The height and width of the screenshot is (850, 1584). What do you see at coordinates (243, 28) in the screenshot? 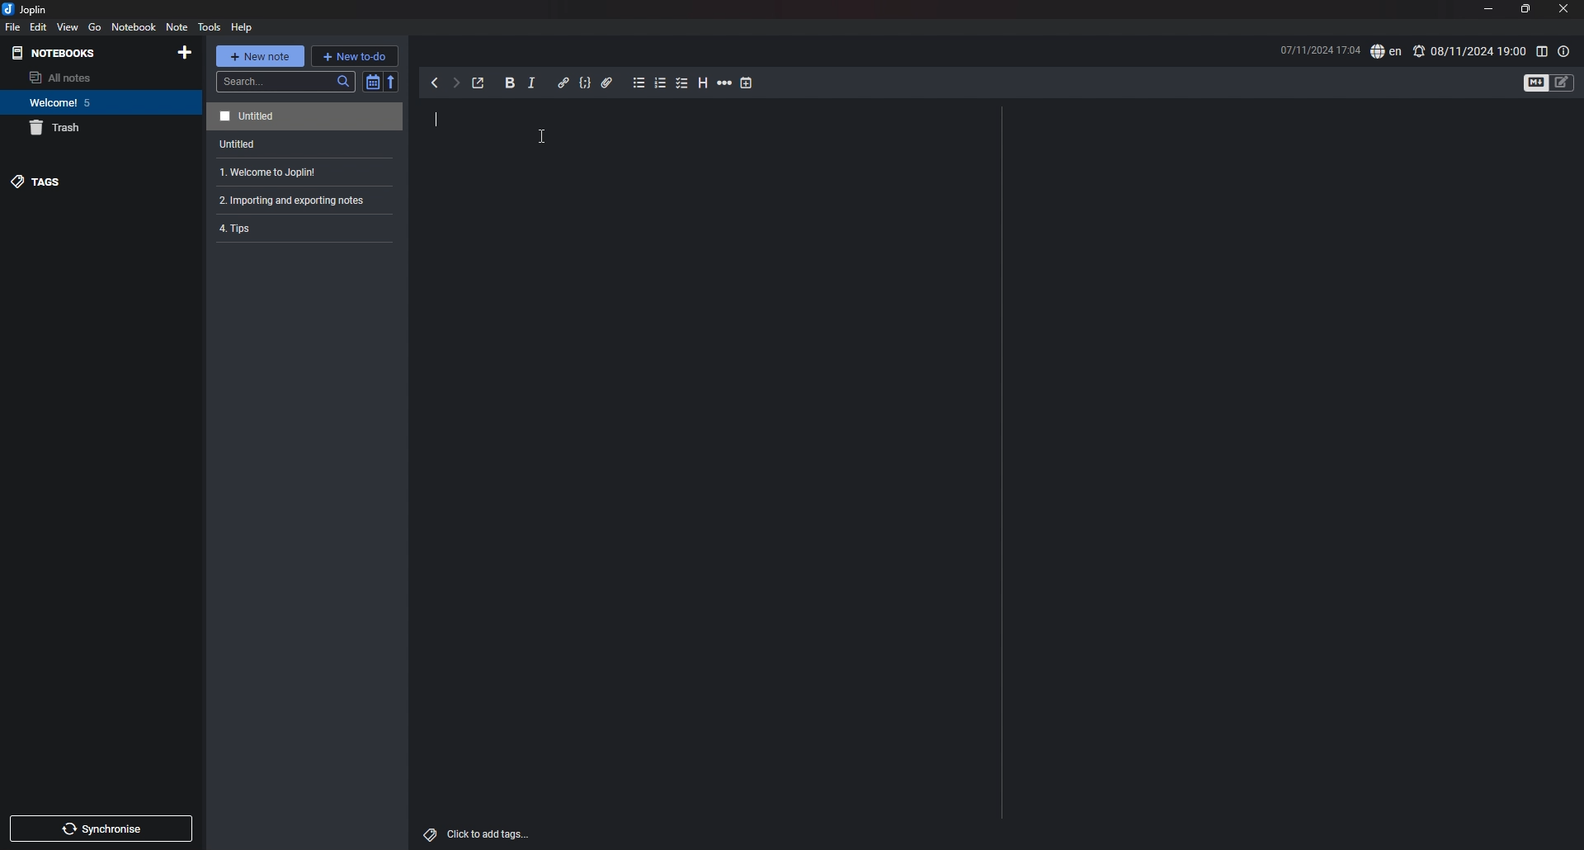
I see `help` at bounding box center [243, 28].